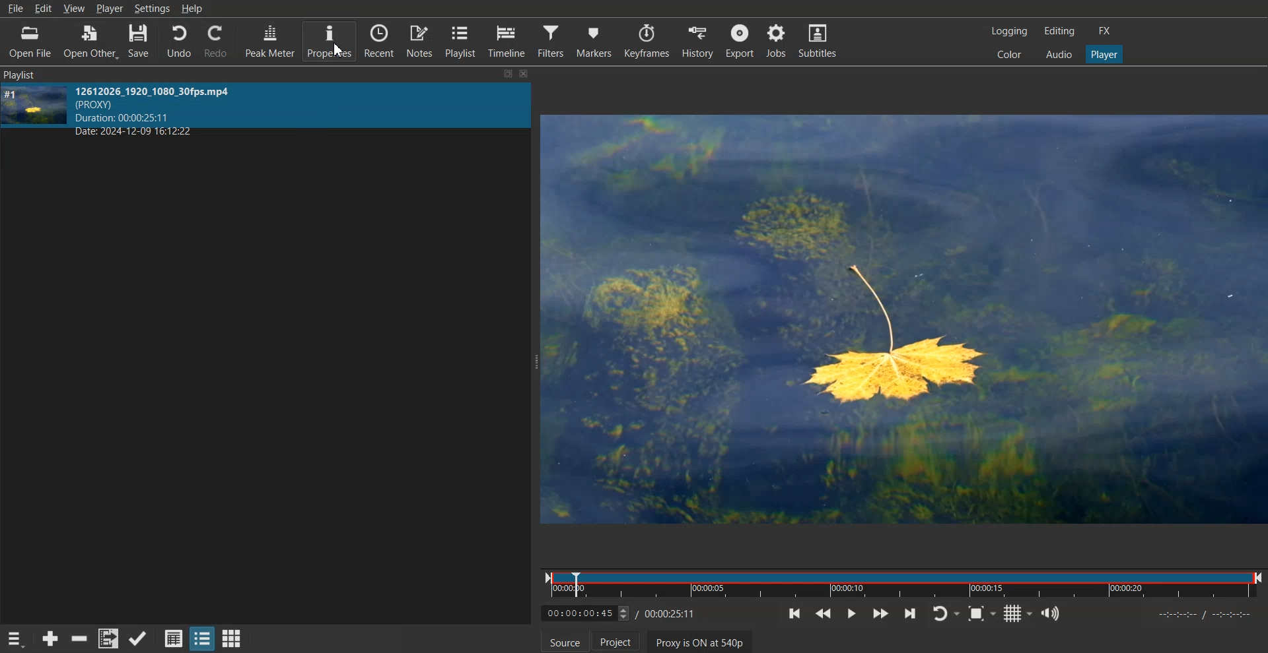 This screenshot has height=653, width=1268. What do you see at coordinates (1106, 32) in the screenshot?
I see `FX` at bounding box center [1106, 32].